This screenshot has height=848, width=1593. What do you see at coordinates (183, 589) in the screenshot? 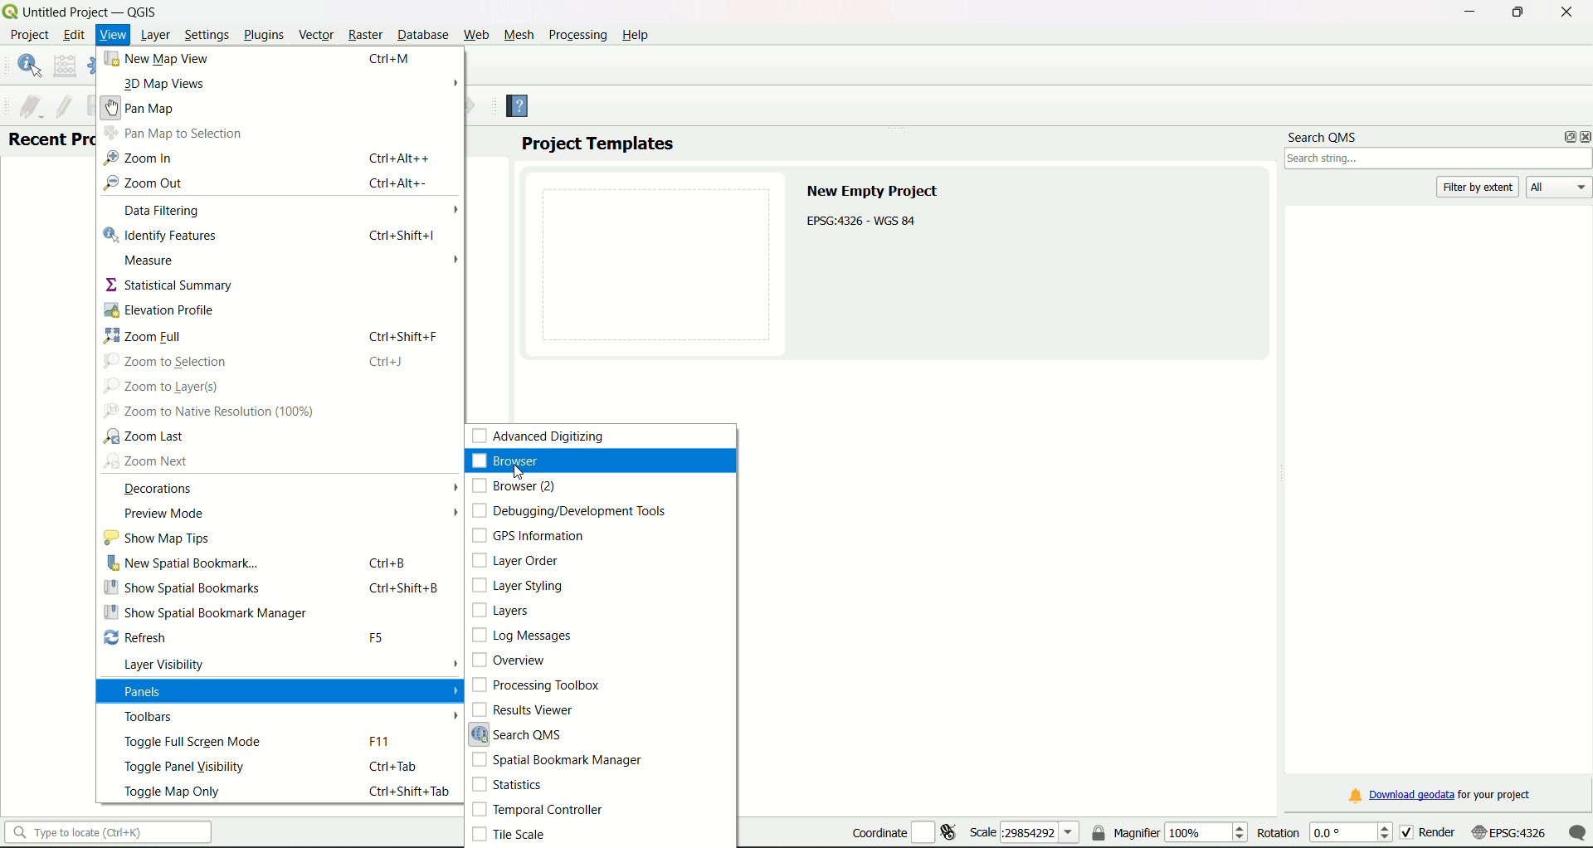
I see `show spatial bookmarks` at bounding box center [183, 589].